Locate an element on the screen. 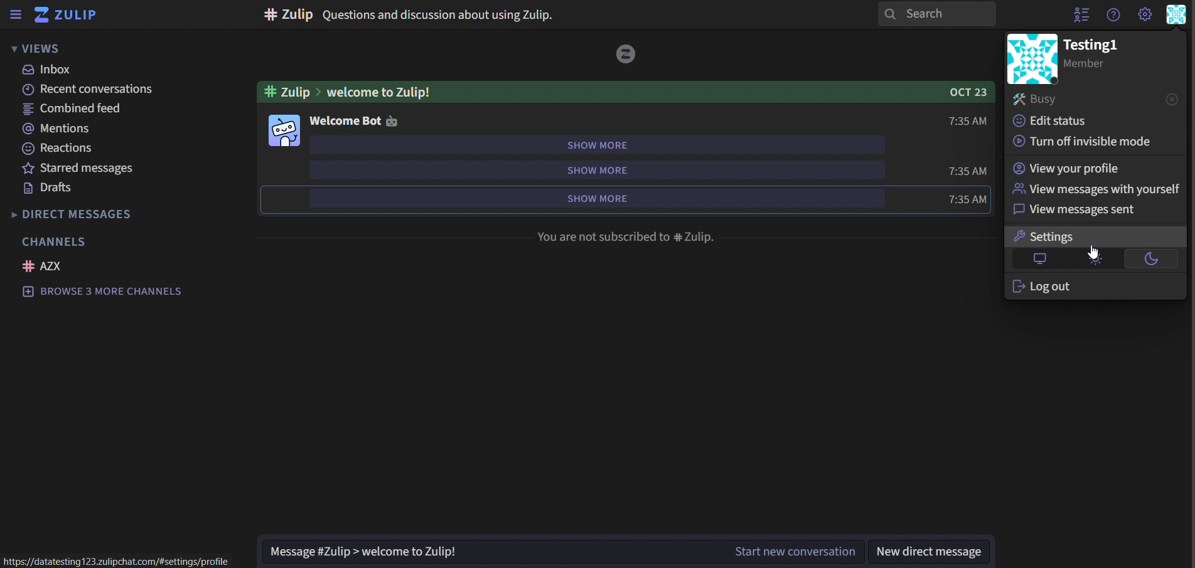 This screenshot has width=1195, height=568. Oct23 is located at coordinates (958, 93).